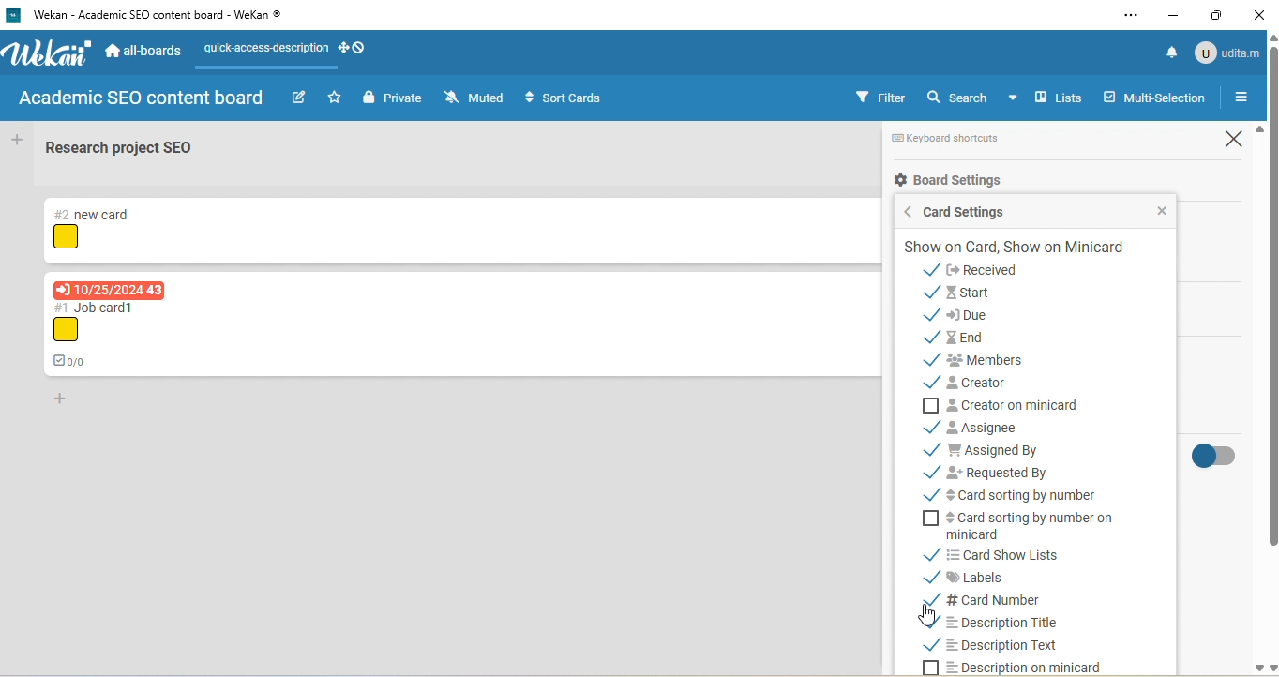 The height and width of the screenshot is (677, 1279). I want to click on notification, so click(1166, 53).